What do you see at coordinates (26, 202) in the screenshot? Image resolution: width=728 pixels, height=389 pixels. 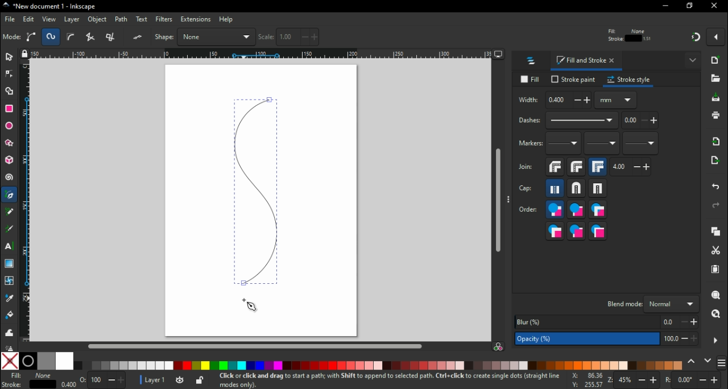 I see `vertical ruler` at bounding box center [26, 202].